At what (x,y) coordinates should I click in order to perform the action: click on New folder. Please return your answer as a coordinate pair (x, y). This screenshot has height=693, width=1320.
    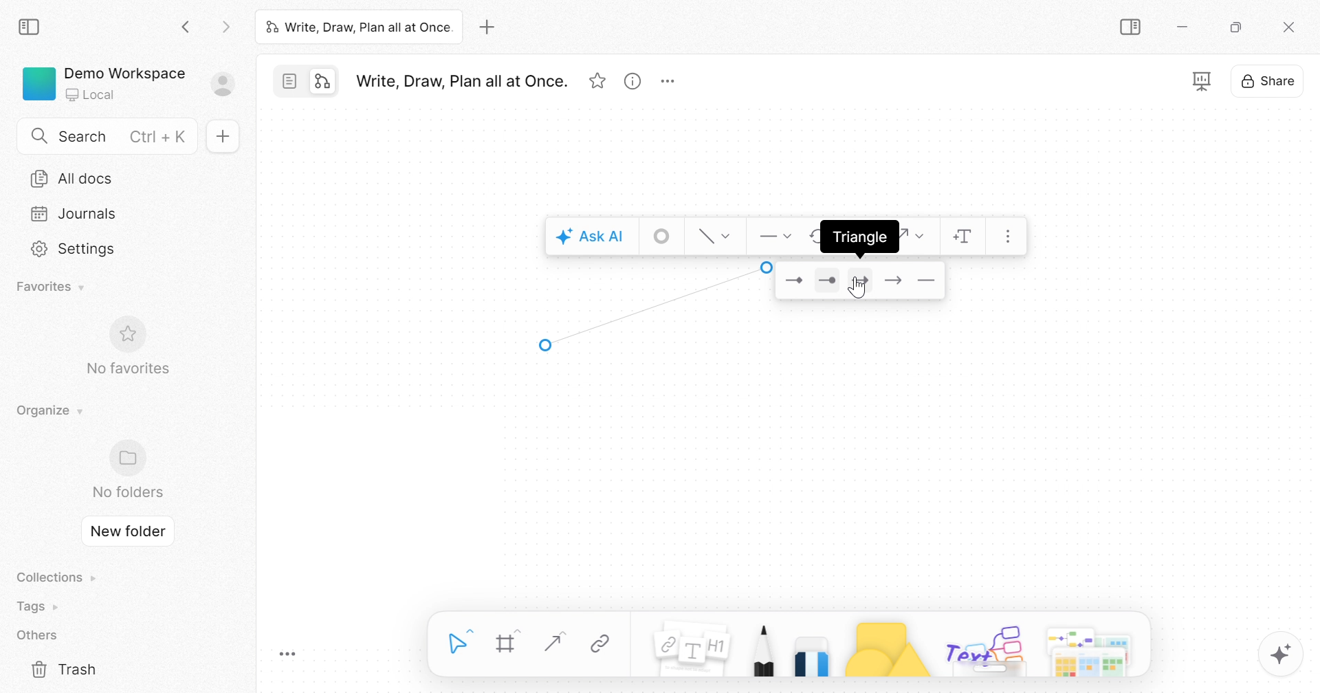
    Looking at the image, I should click on (129, 531).